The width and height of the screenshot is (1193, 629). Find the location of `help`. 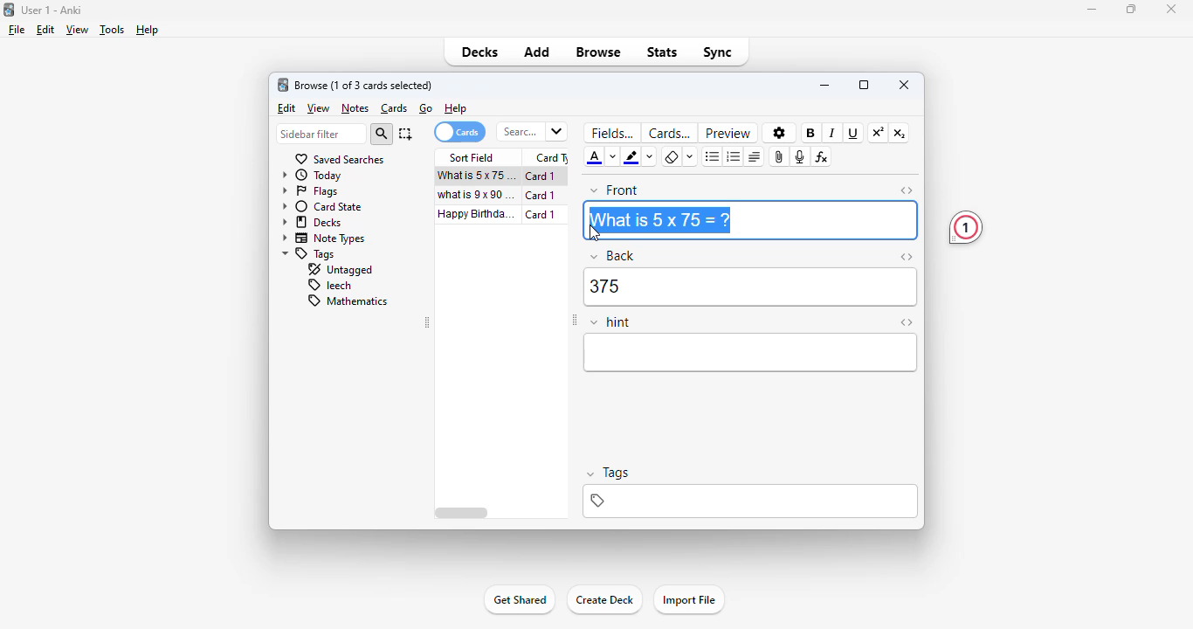

help is located at coordinates (456, 108).